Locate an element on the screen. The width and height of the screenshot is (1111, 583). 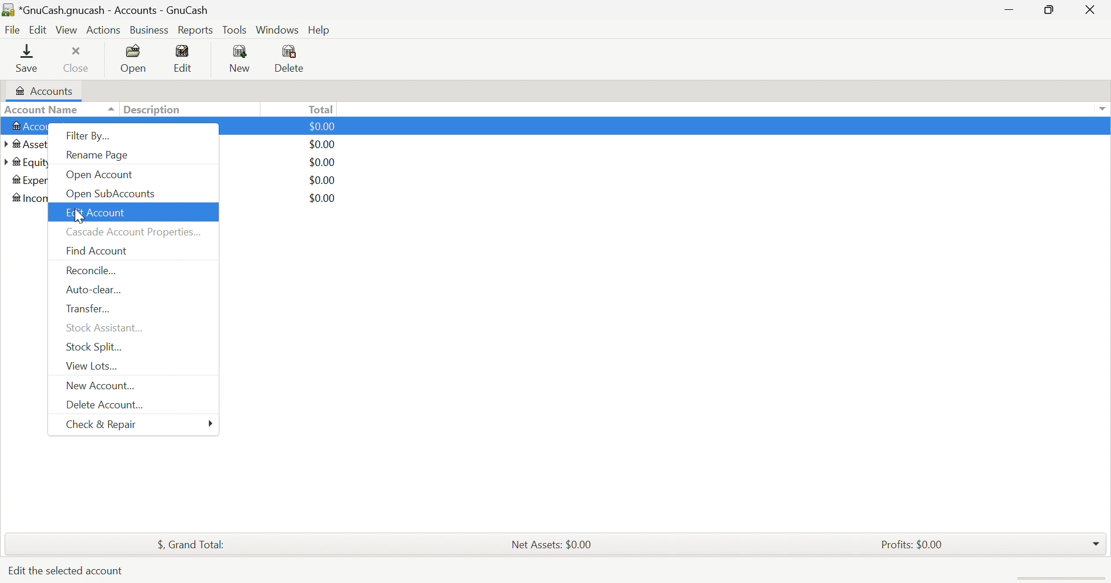
Cascade Account Properties... is located at coordinates (134, 231).